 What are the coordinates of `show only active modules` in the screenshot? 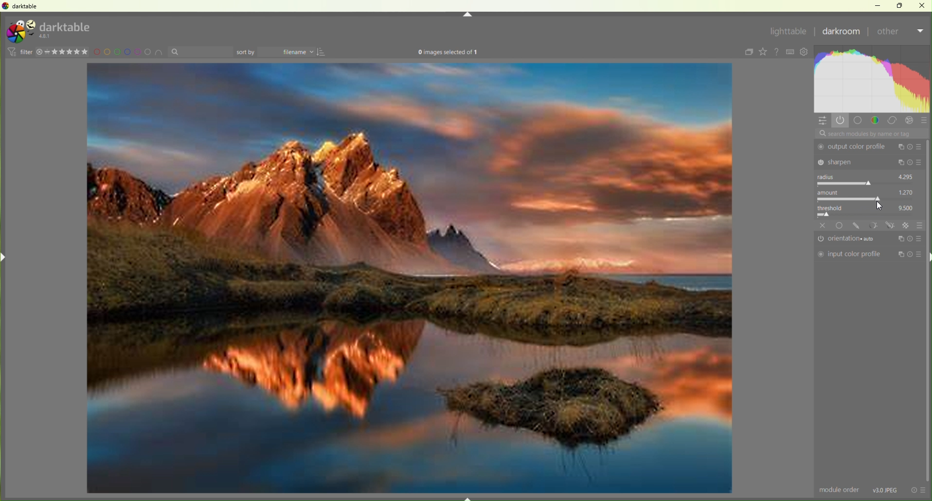 It's located at (842, 120).